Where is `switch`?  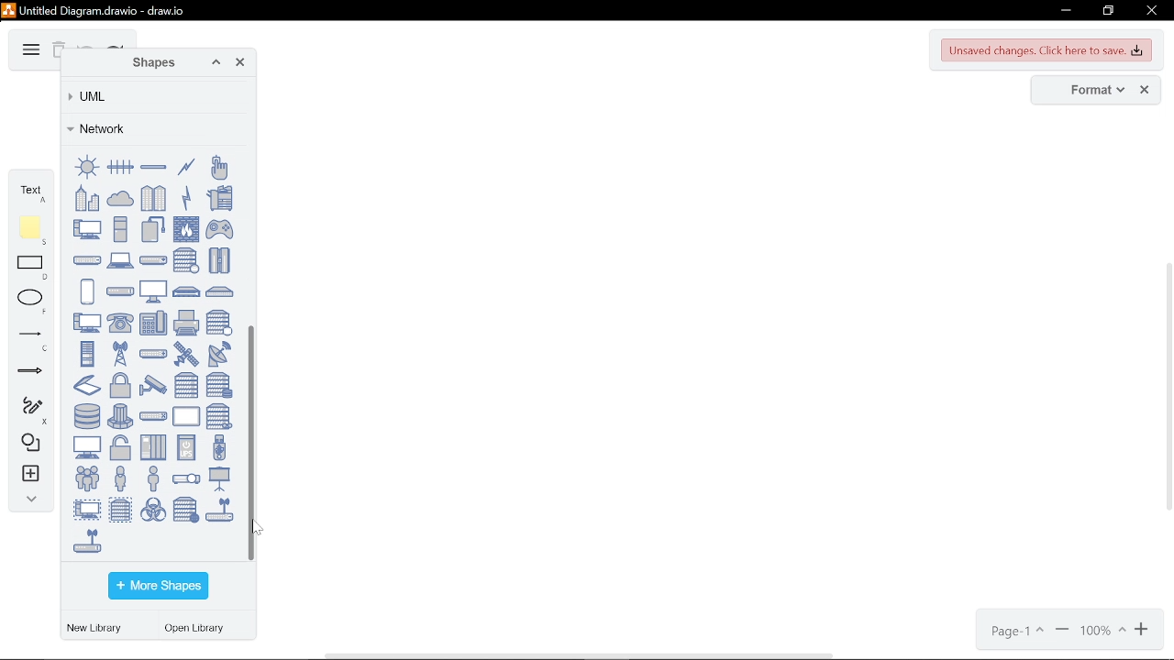
switch is located at coordinates (153, 416).